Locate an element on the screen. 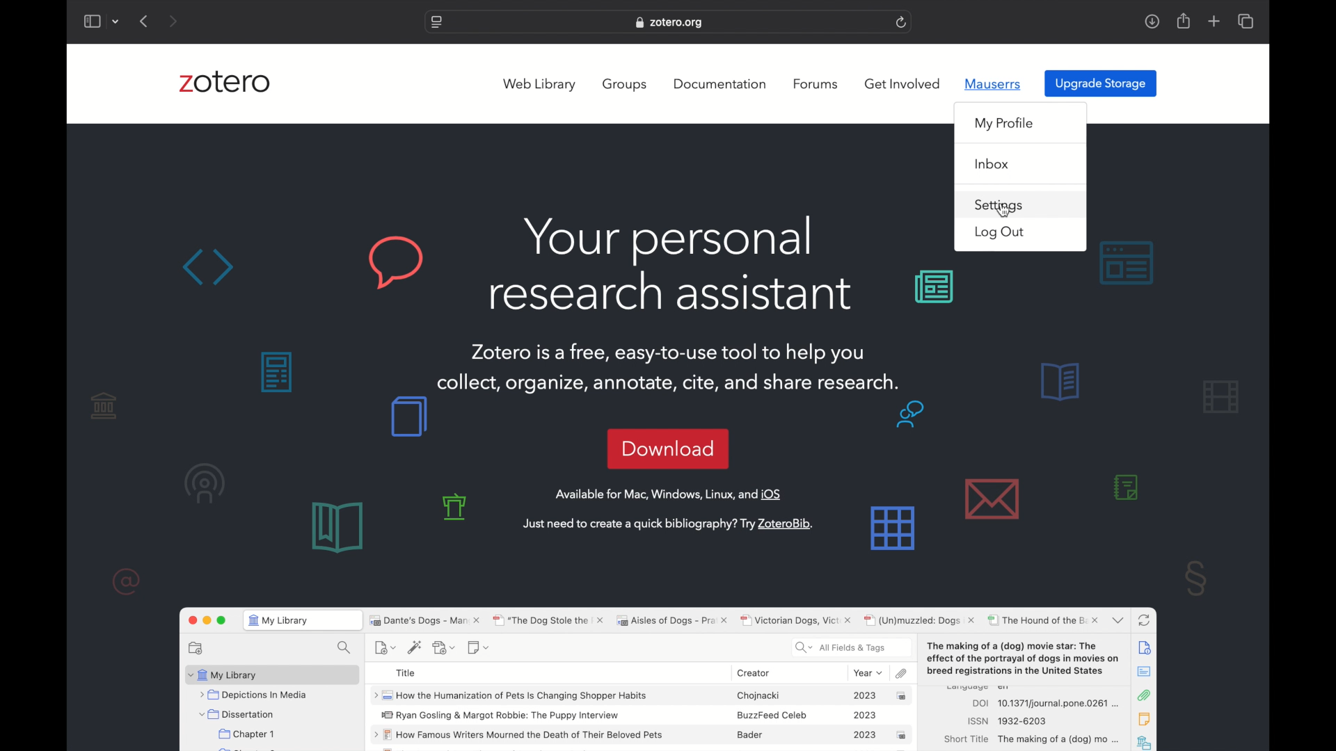 This screenshot has width=1336, height=751. zotero.org is located at coordinates (671, 23).